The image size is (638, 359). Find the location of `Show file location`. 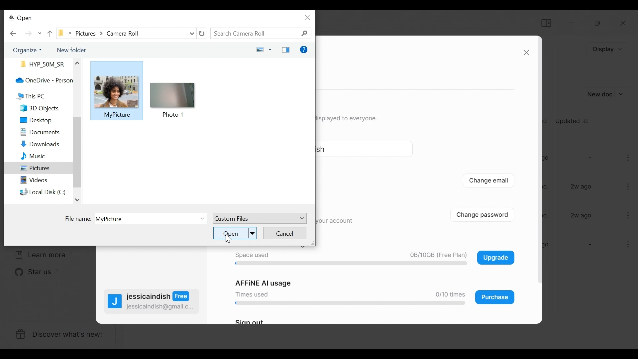

Show file location is located at coordinates (125, 32).